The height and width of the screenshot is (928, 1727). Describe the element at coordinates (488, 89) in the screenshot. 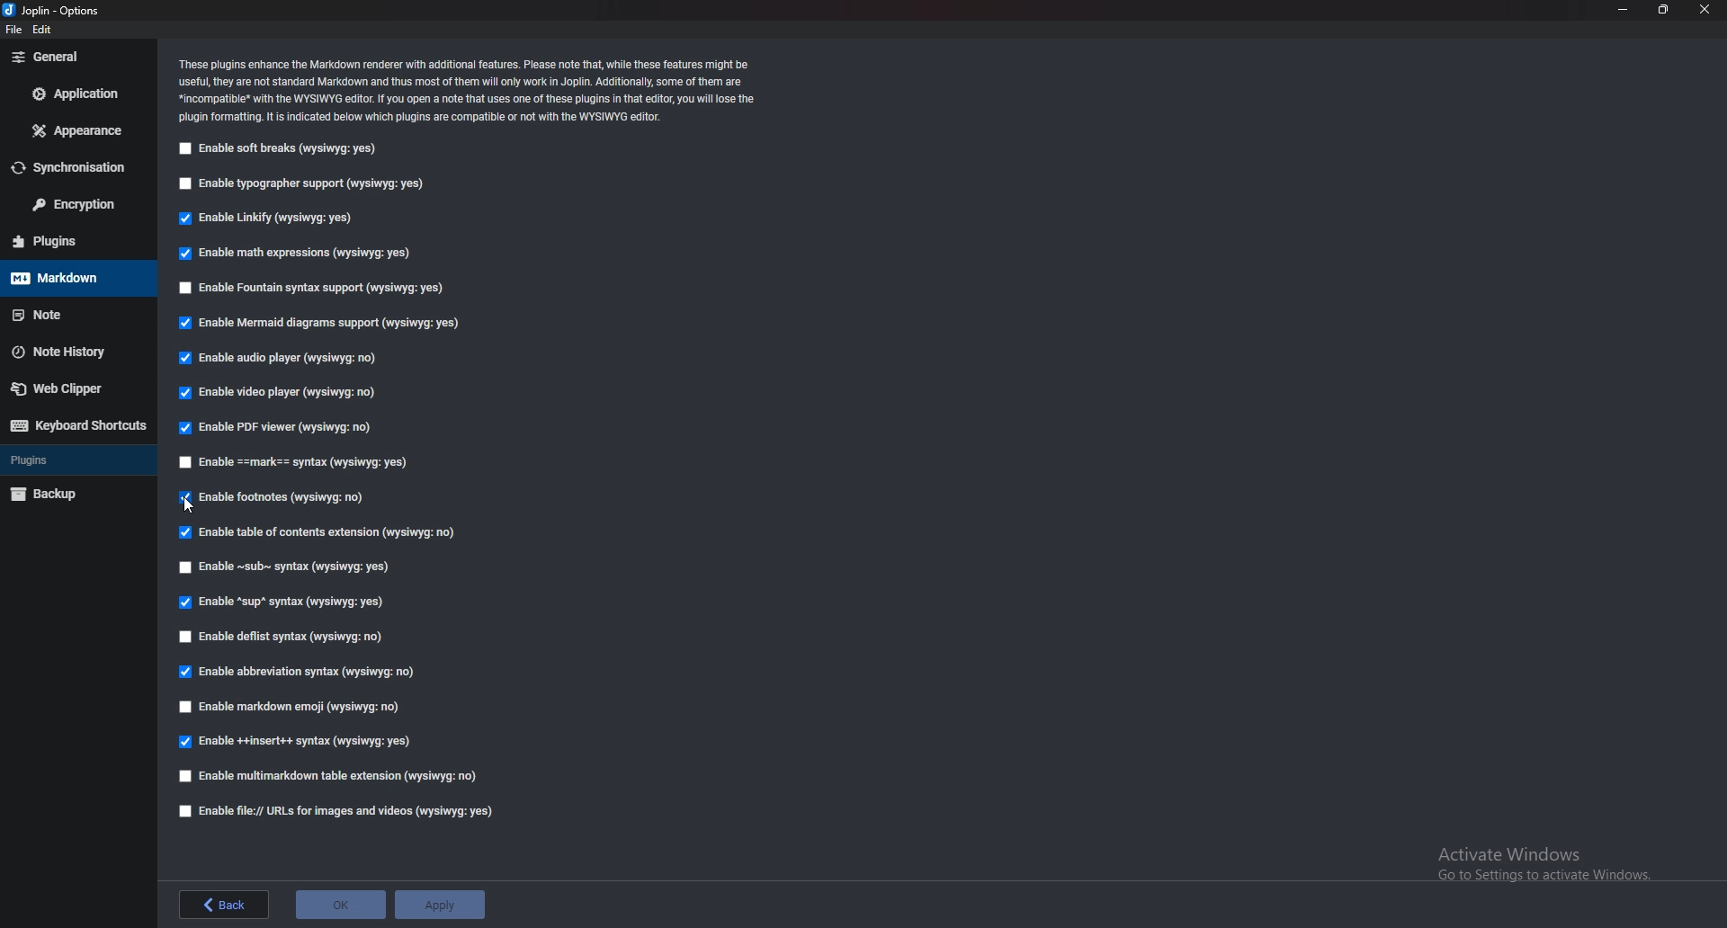

I see `‘These plugins enhance the Markdown renderer with additional features. Please note that, while these features might be
‘useful, they are not standard Markdown and thus most of them wil only work in Joplin. Additionally, some of them are:
*incompatible* with the WYSIWYG editor. If you open a note that uses one of these plugins in that editor, you wil lose the
‘plugin formatting. It is indicated below which plugins are compatible or not with the WYSIWYG editor.` at that location.